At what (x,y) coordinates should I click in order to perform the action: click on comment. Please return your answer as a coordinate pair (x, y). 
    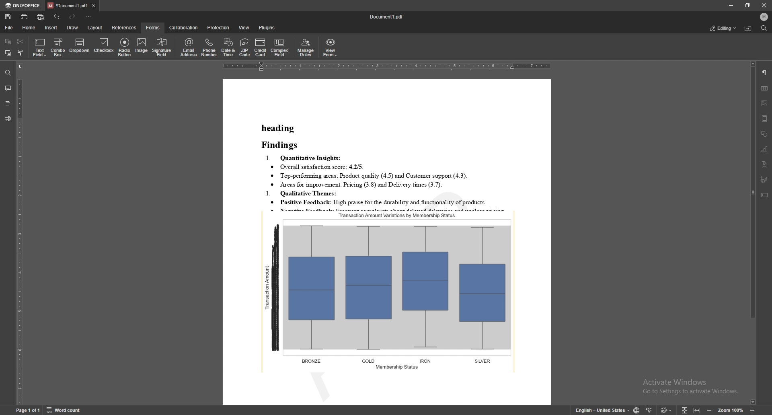
    Looking at the image, I should click on (8, 88).